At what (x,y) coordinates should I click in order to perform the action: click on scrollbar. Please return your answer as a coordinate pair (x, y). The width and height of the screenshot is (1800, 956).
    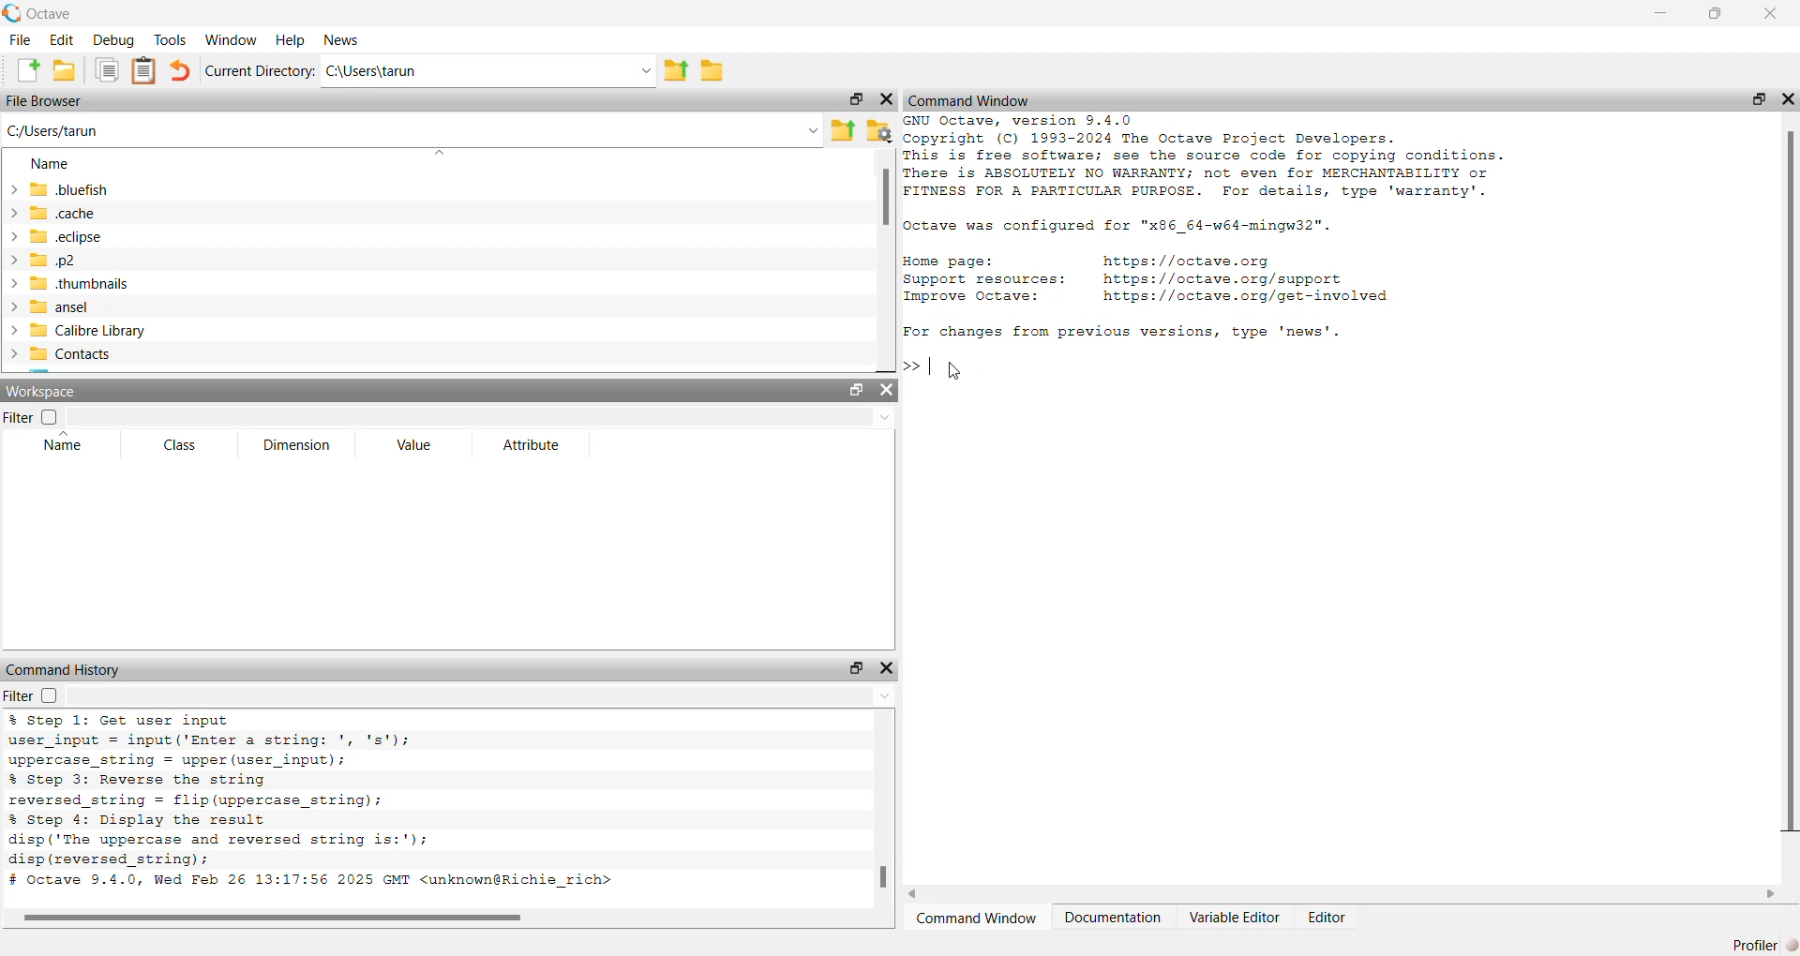
    Looking at the image, I should click on (269, 919).